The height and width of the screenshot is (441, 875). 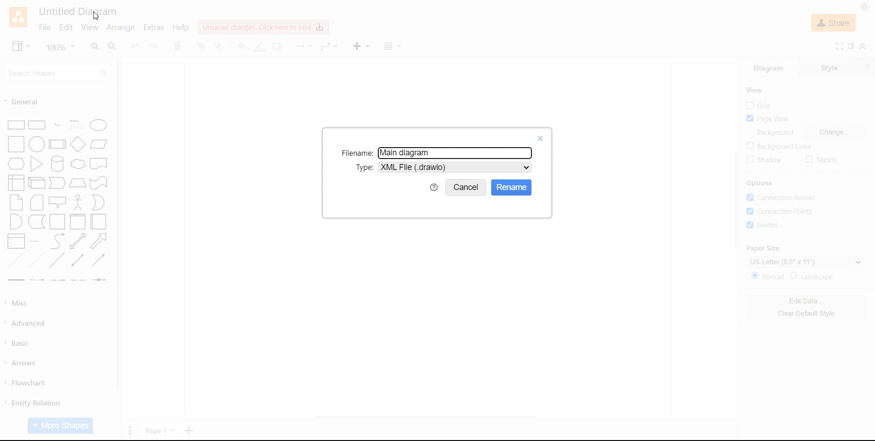 I want to click on Edit , so click(x=66, y=28).